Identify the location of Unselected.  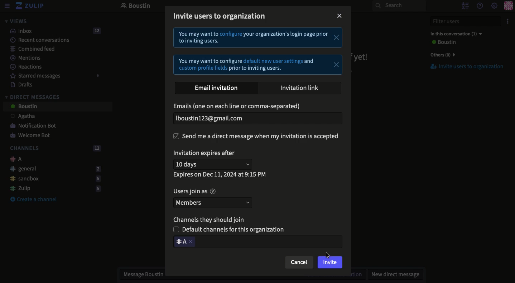
(232, 229).